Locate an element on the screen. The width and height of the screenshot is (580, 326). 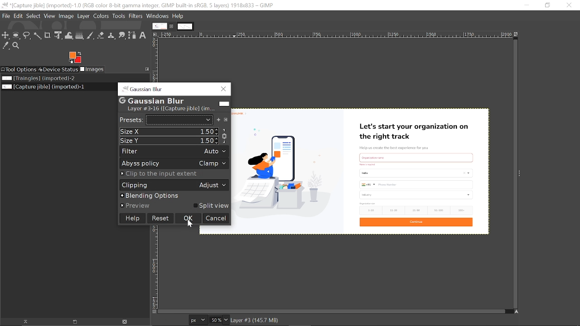
Eraser tool is located at coordinates (101, 35).